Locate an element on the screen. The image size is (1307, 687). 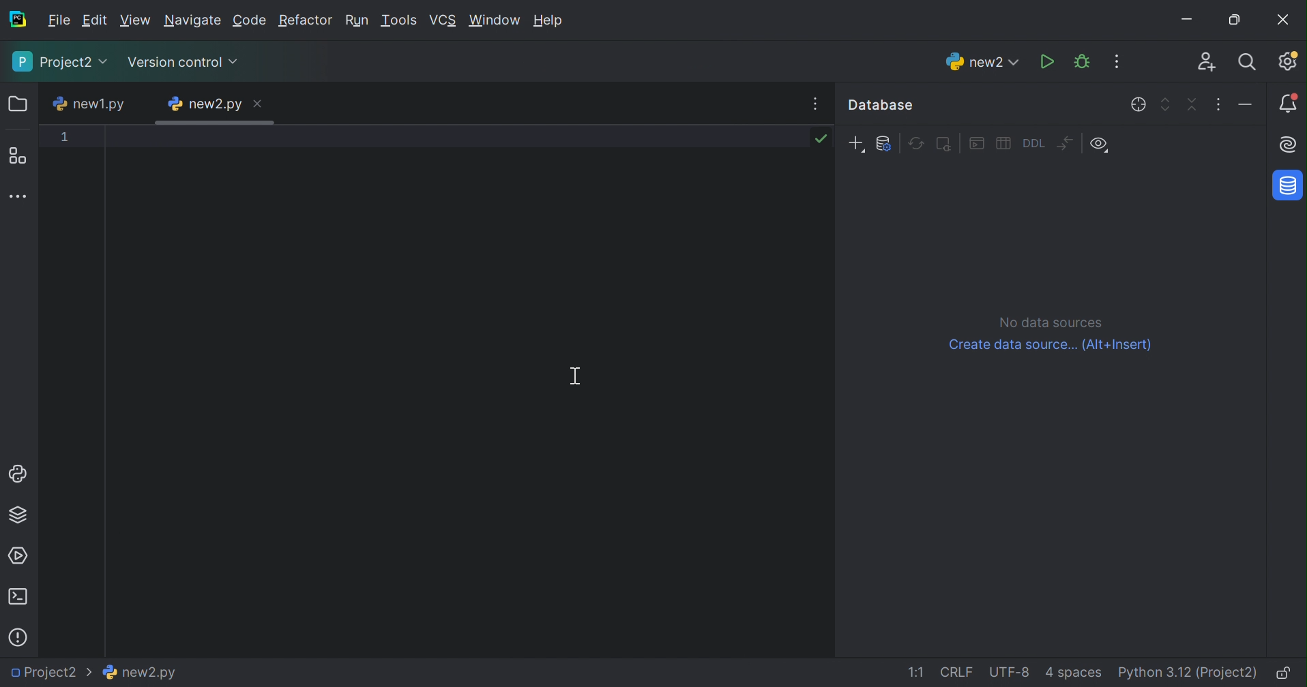
Scroll from editor is located at coordinates (1140, 104).